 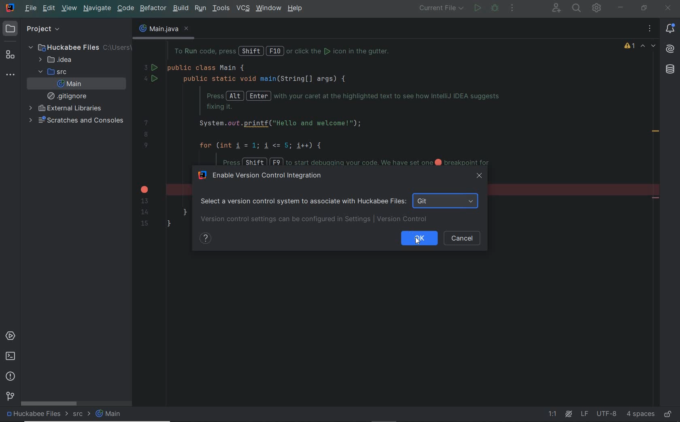 I want to click on ai assistant, so click(x=568, y=414).